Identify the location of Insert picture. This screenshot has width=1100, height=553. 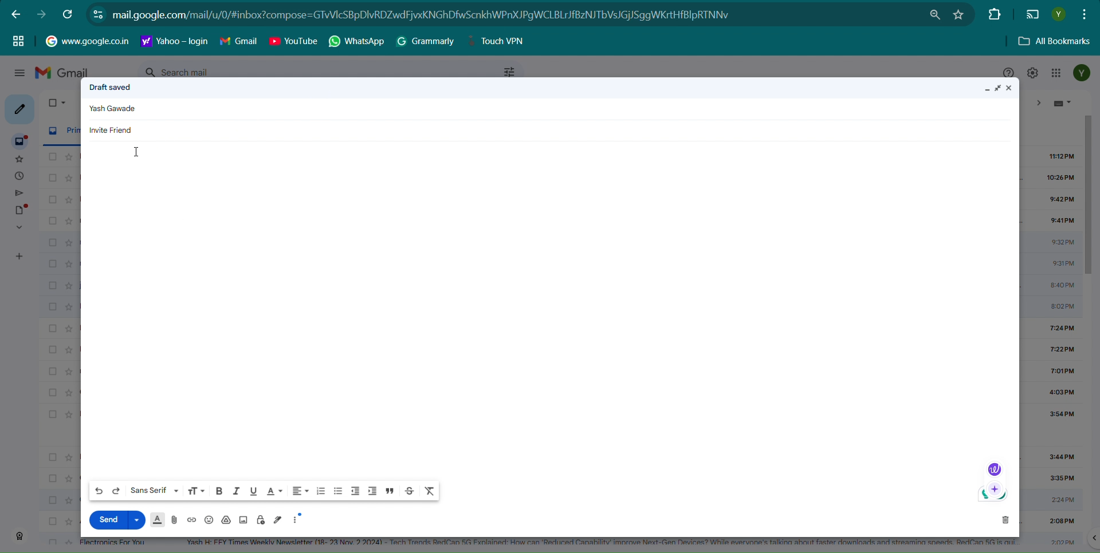
(243, 520).